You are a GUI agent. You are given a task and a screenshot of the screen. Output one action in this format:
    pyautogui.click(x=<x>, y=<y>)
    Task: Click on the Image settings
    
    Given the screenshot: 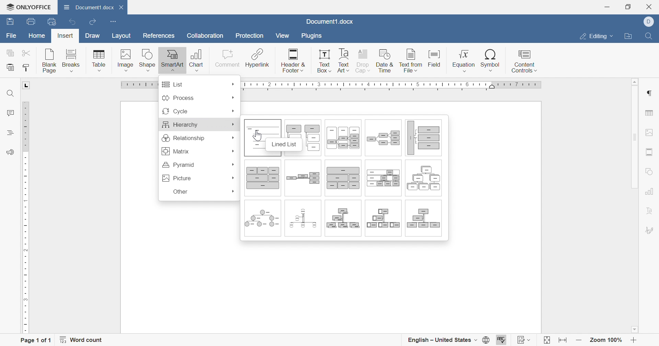 What is the action you would take?
    pyautogui.click(x=650, y=132)
    